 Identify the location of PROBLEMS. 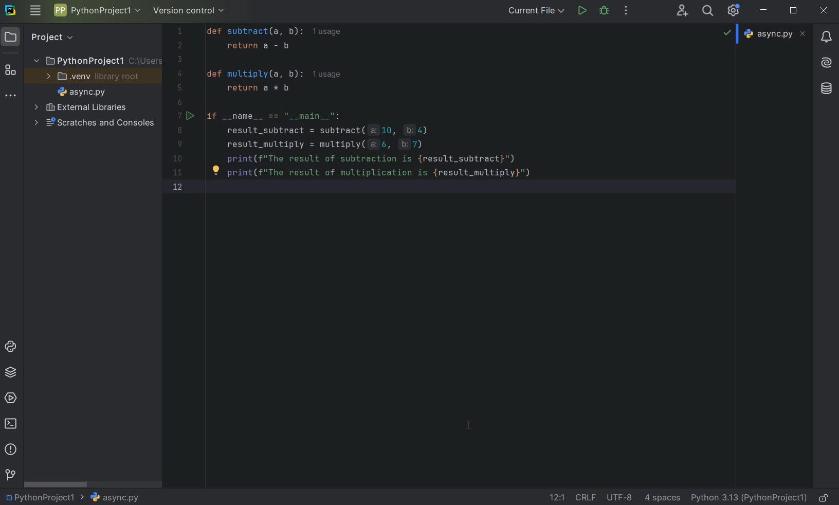
(12, 450).